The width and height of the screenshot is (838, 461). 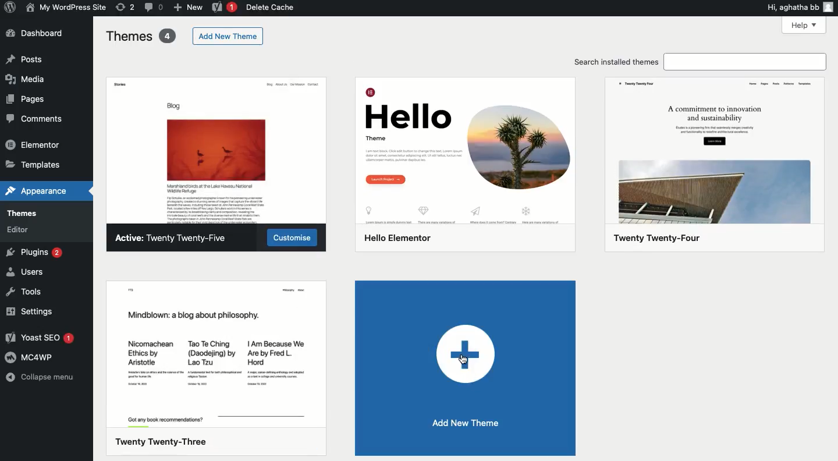 What do you see at coordinates (173, 237) in the screenshot?
I see `Active: Twenty Twenty-Five` at bounding box center [173, 237].